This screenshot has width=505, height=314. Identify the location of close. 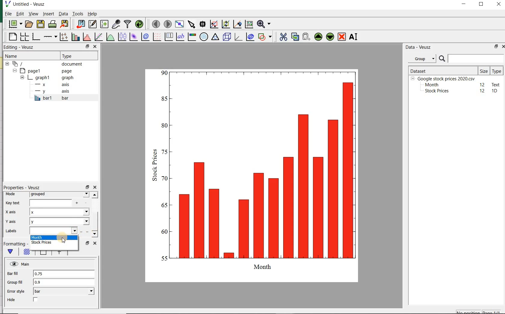
(95, 244).